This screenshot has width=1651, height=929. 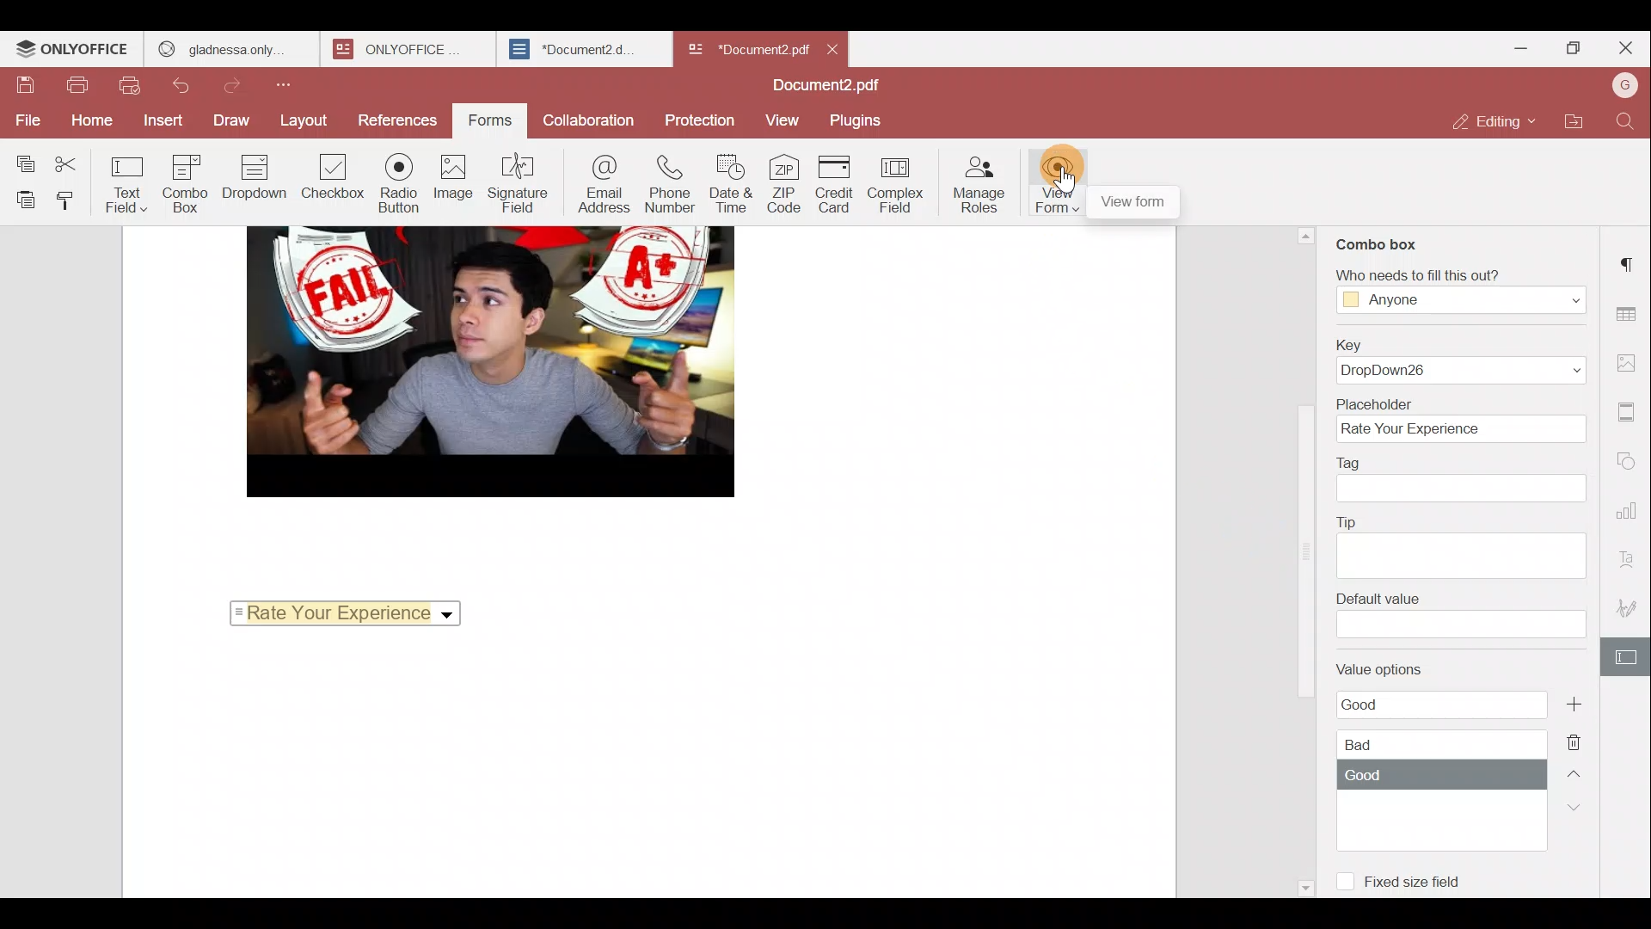 What do you see at coordinates (329, 179) in the screenshot?
I see `Checkbox` at bounding box center [329, 179].